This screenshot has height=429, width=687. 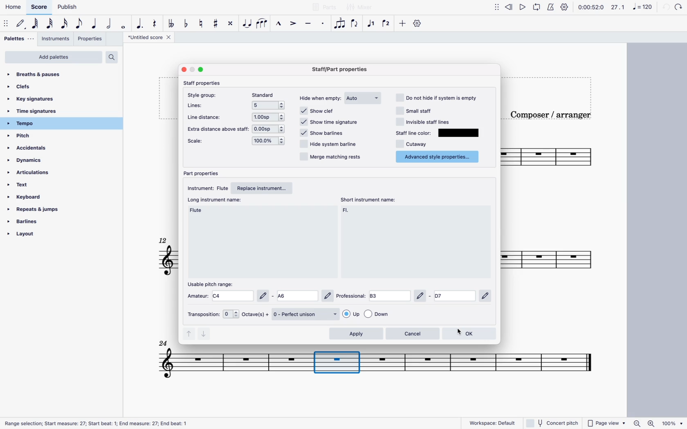 What do you see at coordinates (590, 7) in the screenshot?
I see `time` at bounding box center [590, 7].